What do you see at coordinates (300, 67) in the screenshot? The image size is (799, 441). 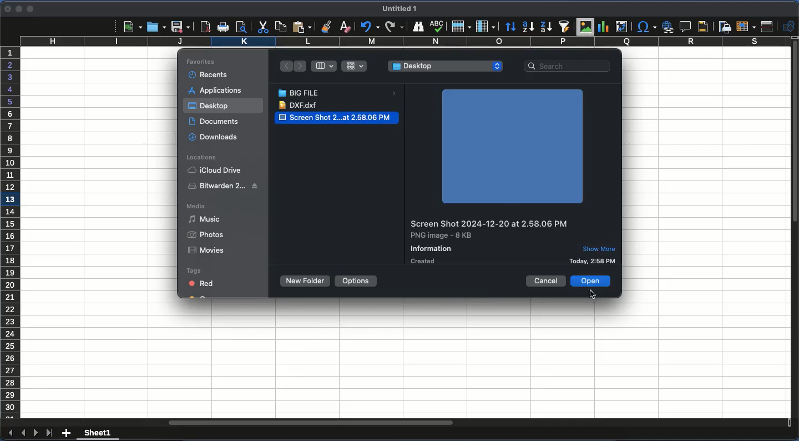 I see `forward` at bounding box center [300, 67].